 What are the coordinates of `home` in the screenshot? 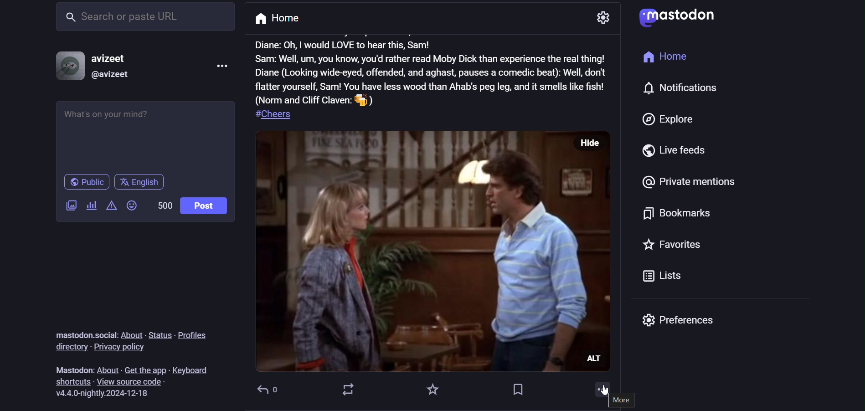 It's located at (283, 19).